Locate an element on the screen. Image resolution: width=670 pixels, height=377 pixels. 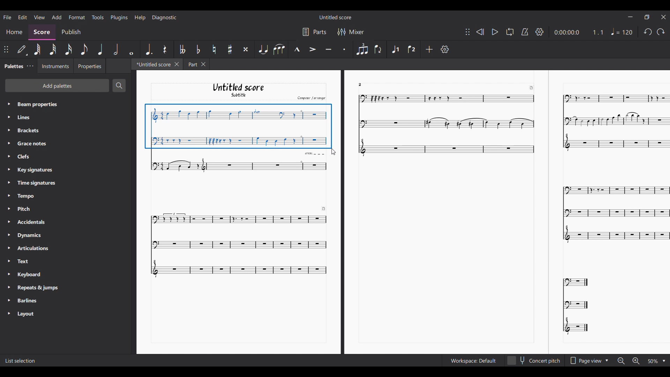
Tools is located at coordinates (98, 17).